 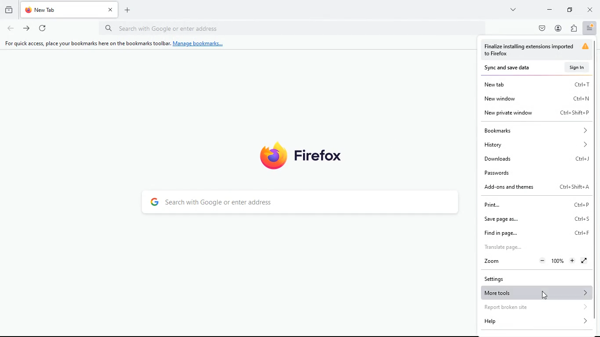 I want to click on more, so click(x=512, y=9).